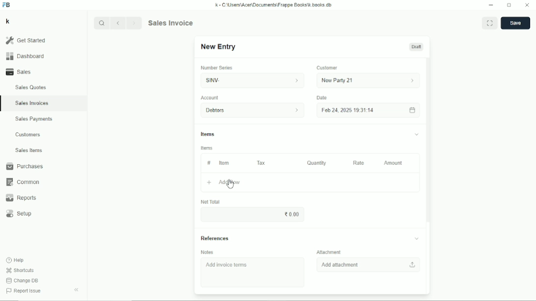 The width and height of the screenshot is (536, 301). What do you see at coordinates (217, 68) in the screenshot?
I see `Number series` at bounding box center [217, 68].